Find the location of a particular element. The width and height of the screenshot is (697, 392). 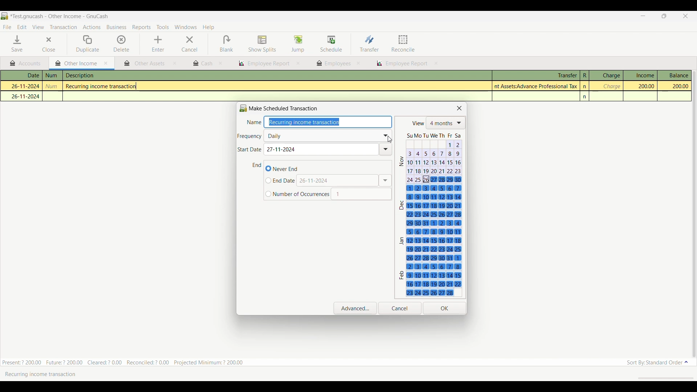

n is located at coordinates (586, 97).